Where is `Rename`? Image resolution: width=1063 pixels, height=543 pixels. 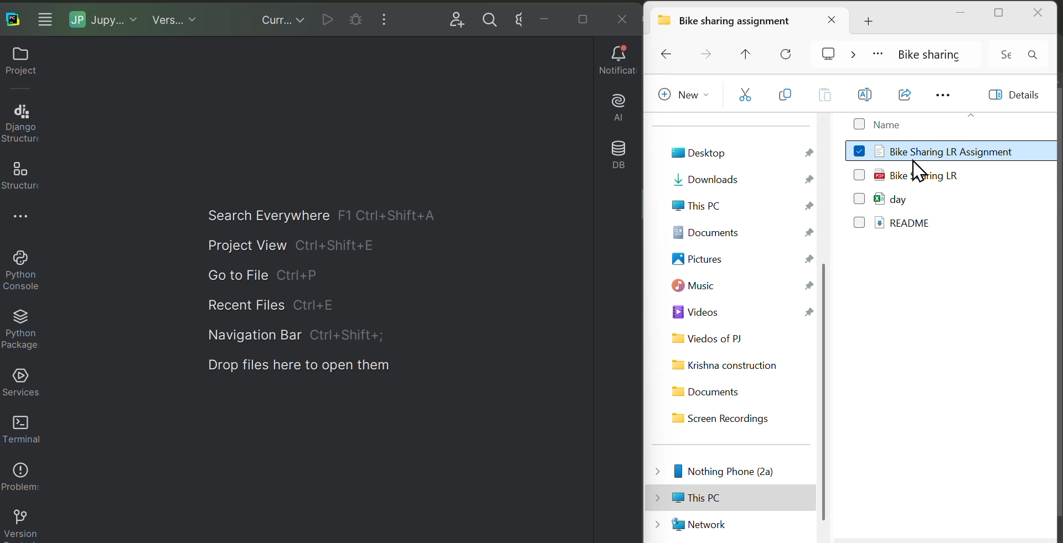
Rename is located at coordinates (866, 95).